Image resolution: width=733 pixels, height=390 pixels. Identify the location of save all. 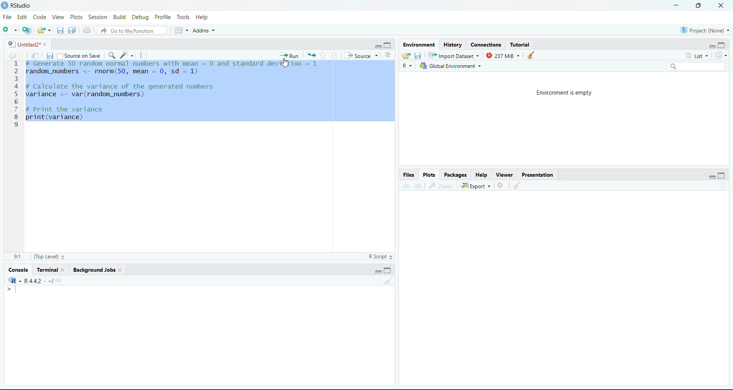
(72, 30).